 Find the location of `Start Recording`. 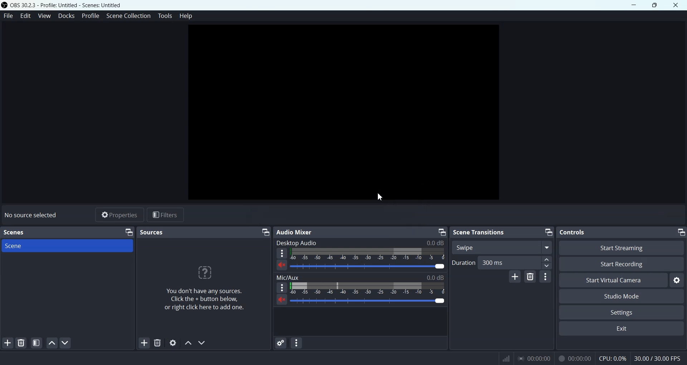

Start Recording is located at coordinates (622, 264).